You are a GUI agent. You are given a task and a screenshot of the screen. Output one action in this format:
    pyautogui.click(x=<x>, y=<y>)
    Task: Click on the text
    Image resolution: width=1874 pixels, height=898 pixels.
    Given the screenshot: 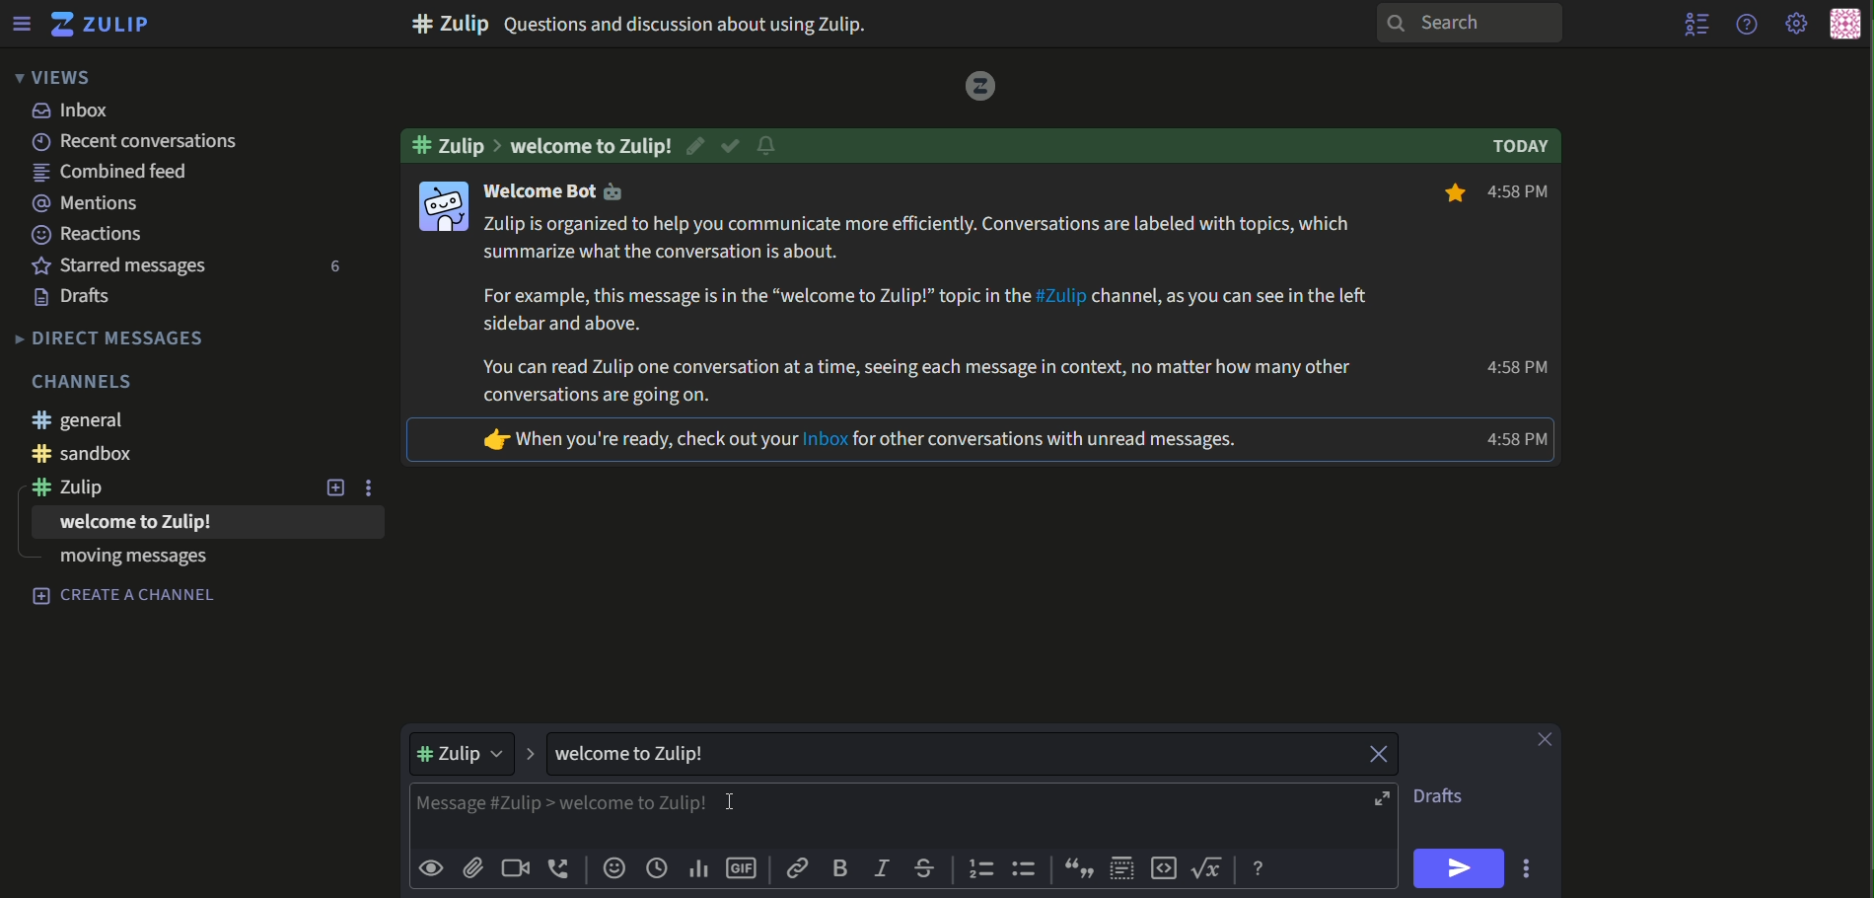 What is the action you would take?
    pyautogui.click(x=80, y=420)
    